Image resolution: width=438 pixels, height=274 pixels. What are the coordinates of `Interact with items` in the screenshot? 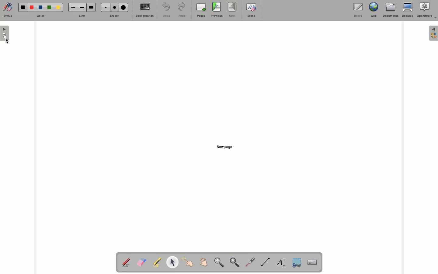 It's located at (187, 262).